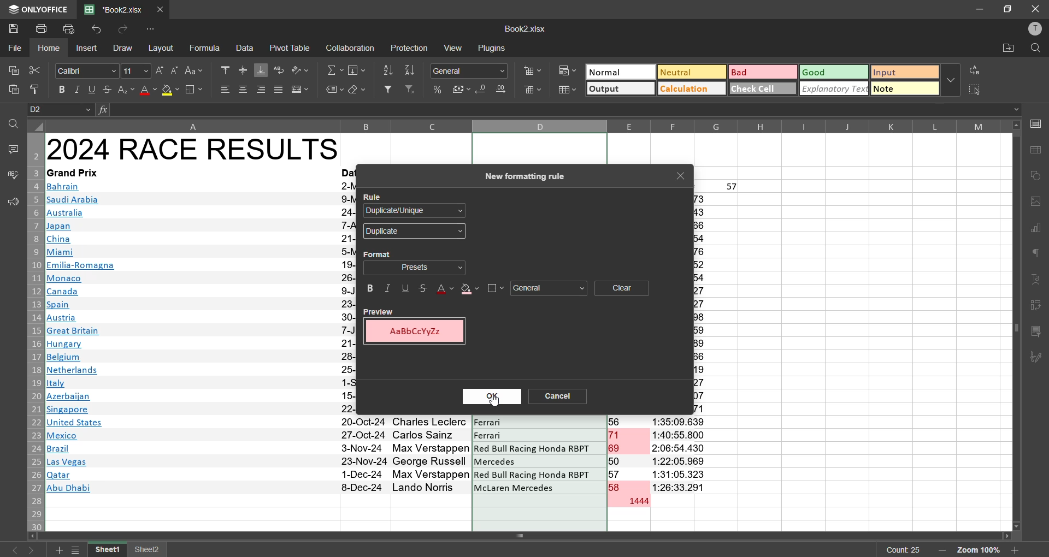 Image resolution: width=1049 pixels, height=557 pixels. What do you see at coordinates (63, 90) in the screenshot?
I see `bold` at bounding box center [63, 90].